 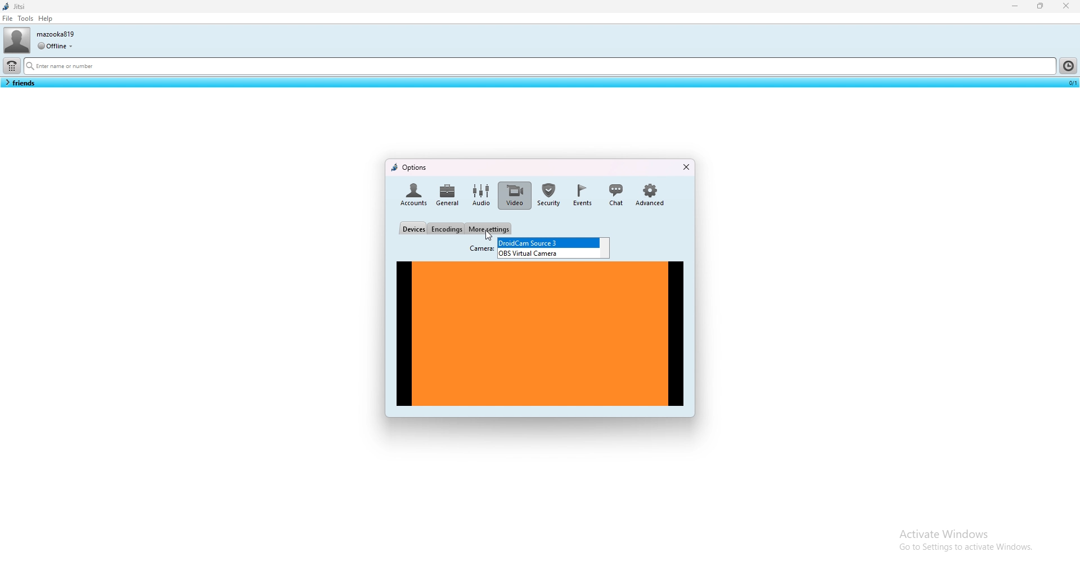 I want to click on options, so click(x=409, y=169).